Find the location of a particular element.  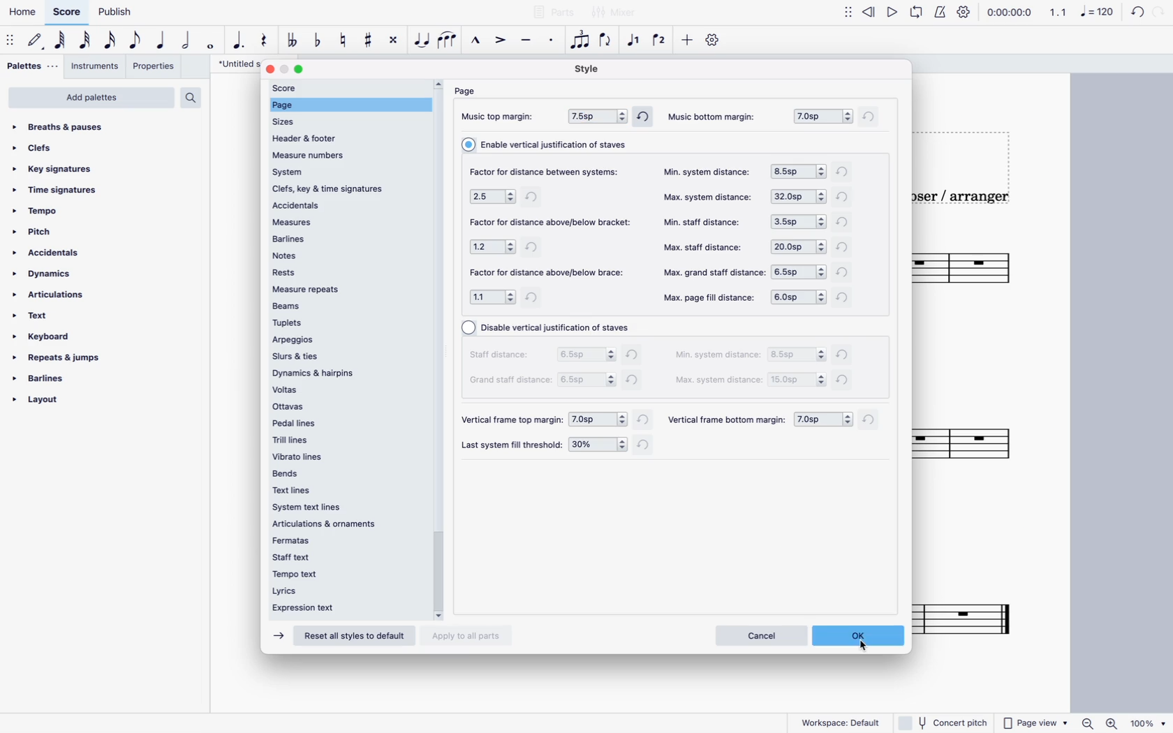

vertical frame is located at coordinates (510, 420).